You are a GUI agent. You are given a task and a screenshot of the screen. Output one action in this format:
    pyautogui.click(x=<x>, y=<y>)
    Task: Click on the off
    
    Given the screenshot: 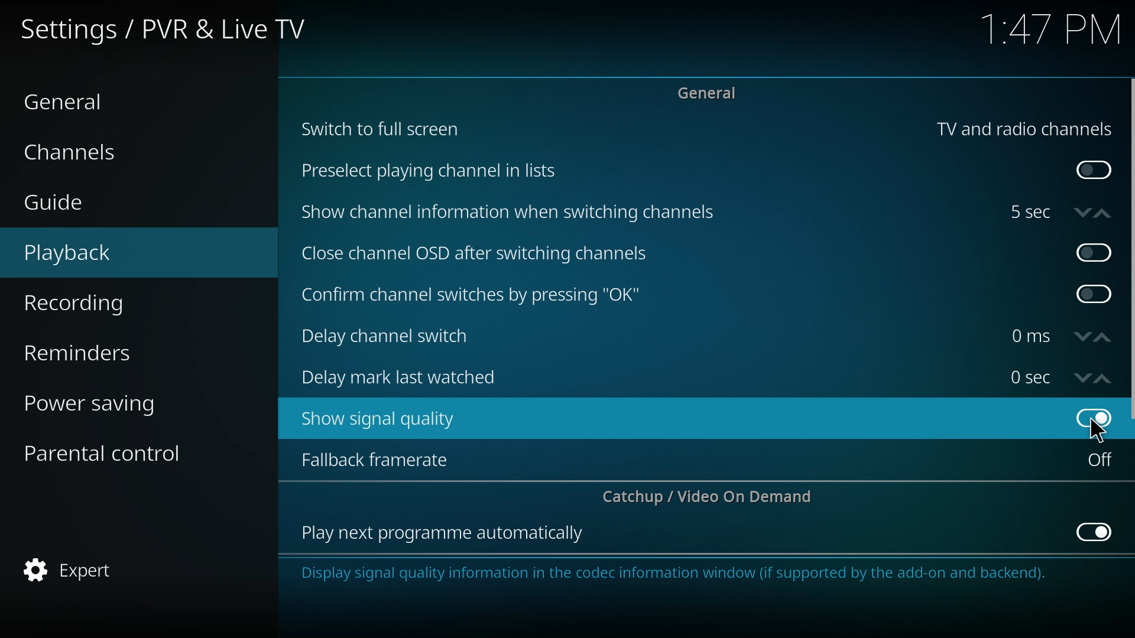 What is the action you would take?
    pyautogui.click(x=1096, y=530)
    